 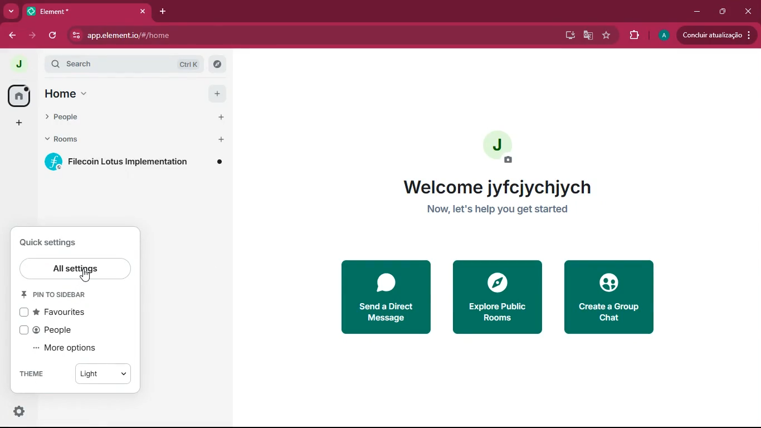 What do you see at coordinates (124, 64) in the screenshot?
I see `search` at bounding box center [124, 64].